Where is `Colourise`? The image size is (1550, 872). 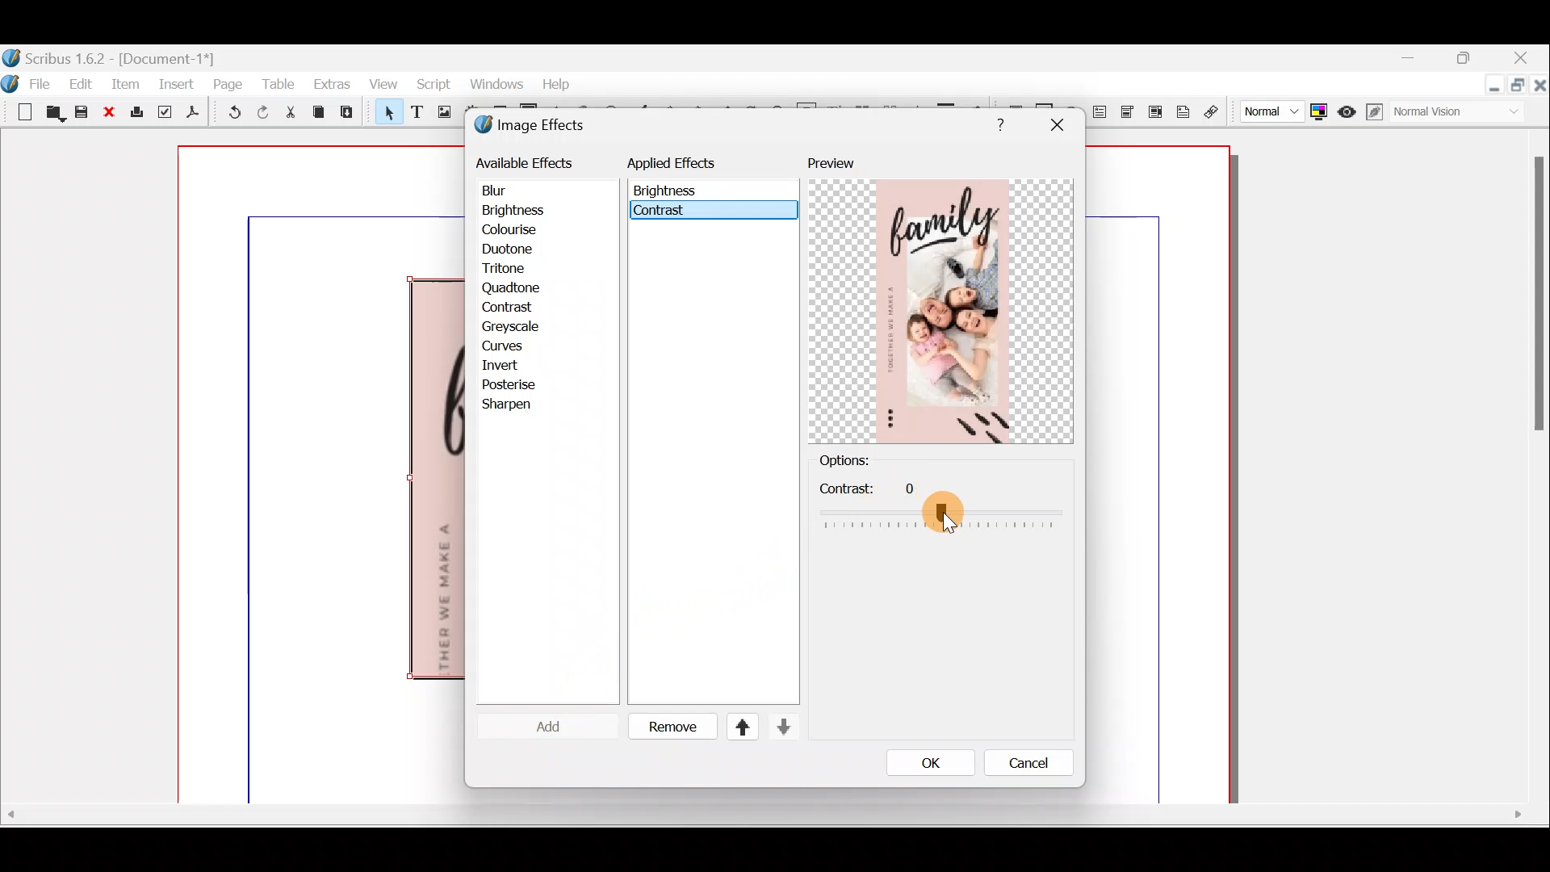 Colourise is located at coordinates (517, 231).